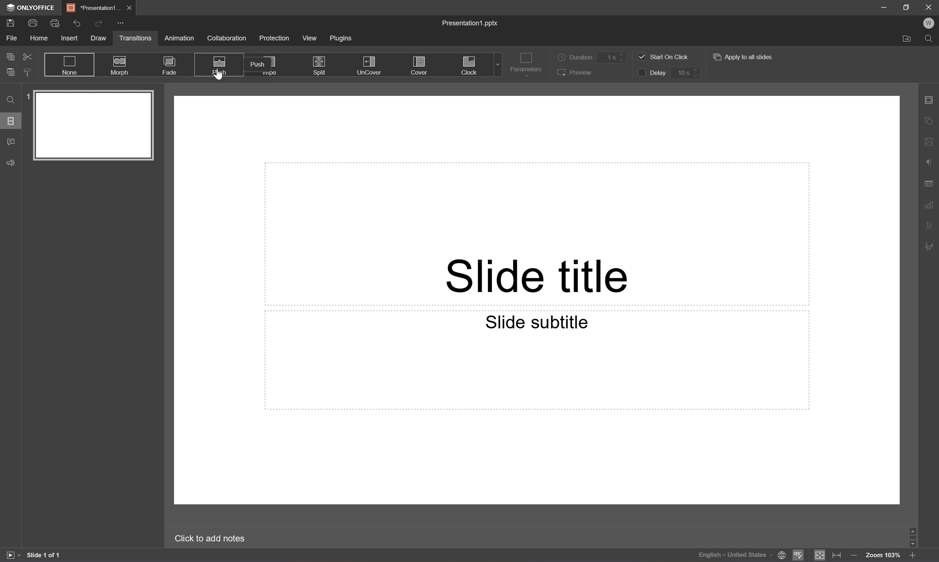 This screenshot has height=562, width=939. What do you see at coordinates (69, 65) in the screenshot?
I see `None` at bounding box center [69, 65].